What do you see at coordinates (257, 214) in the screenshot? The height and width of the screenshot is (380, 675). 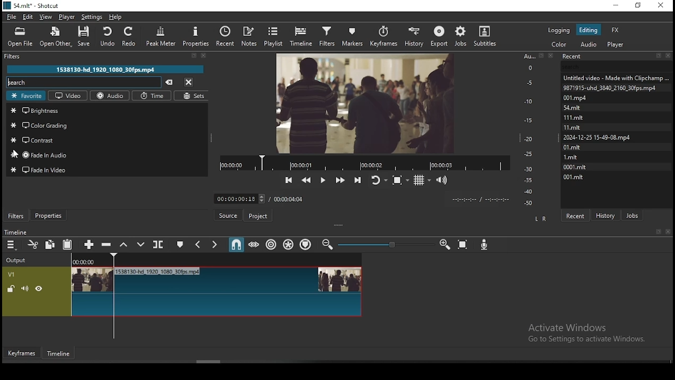 I see `project` at bounding box center [257, 214].